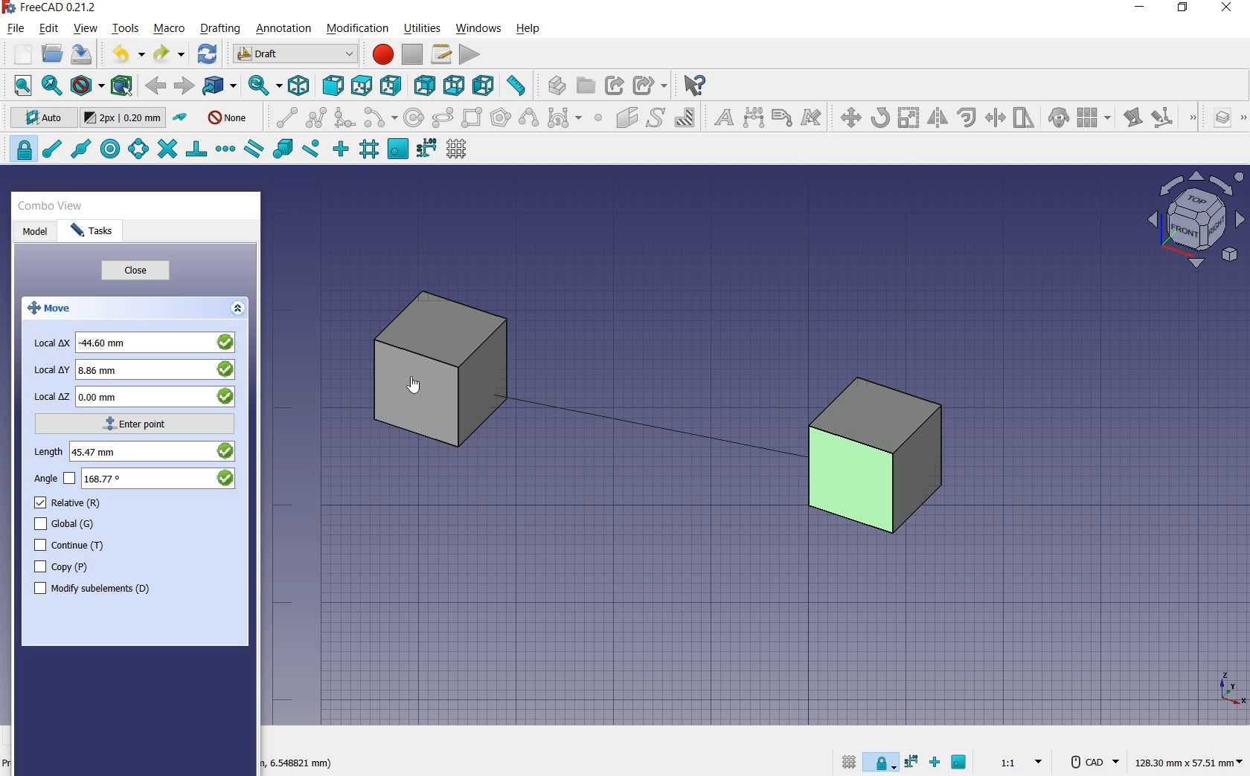 The image size is (1250, 776). I want to click on edit, so click(49, 28).